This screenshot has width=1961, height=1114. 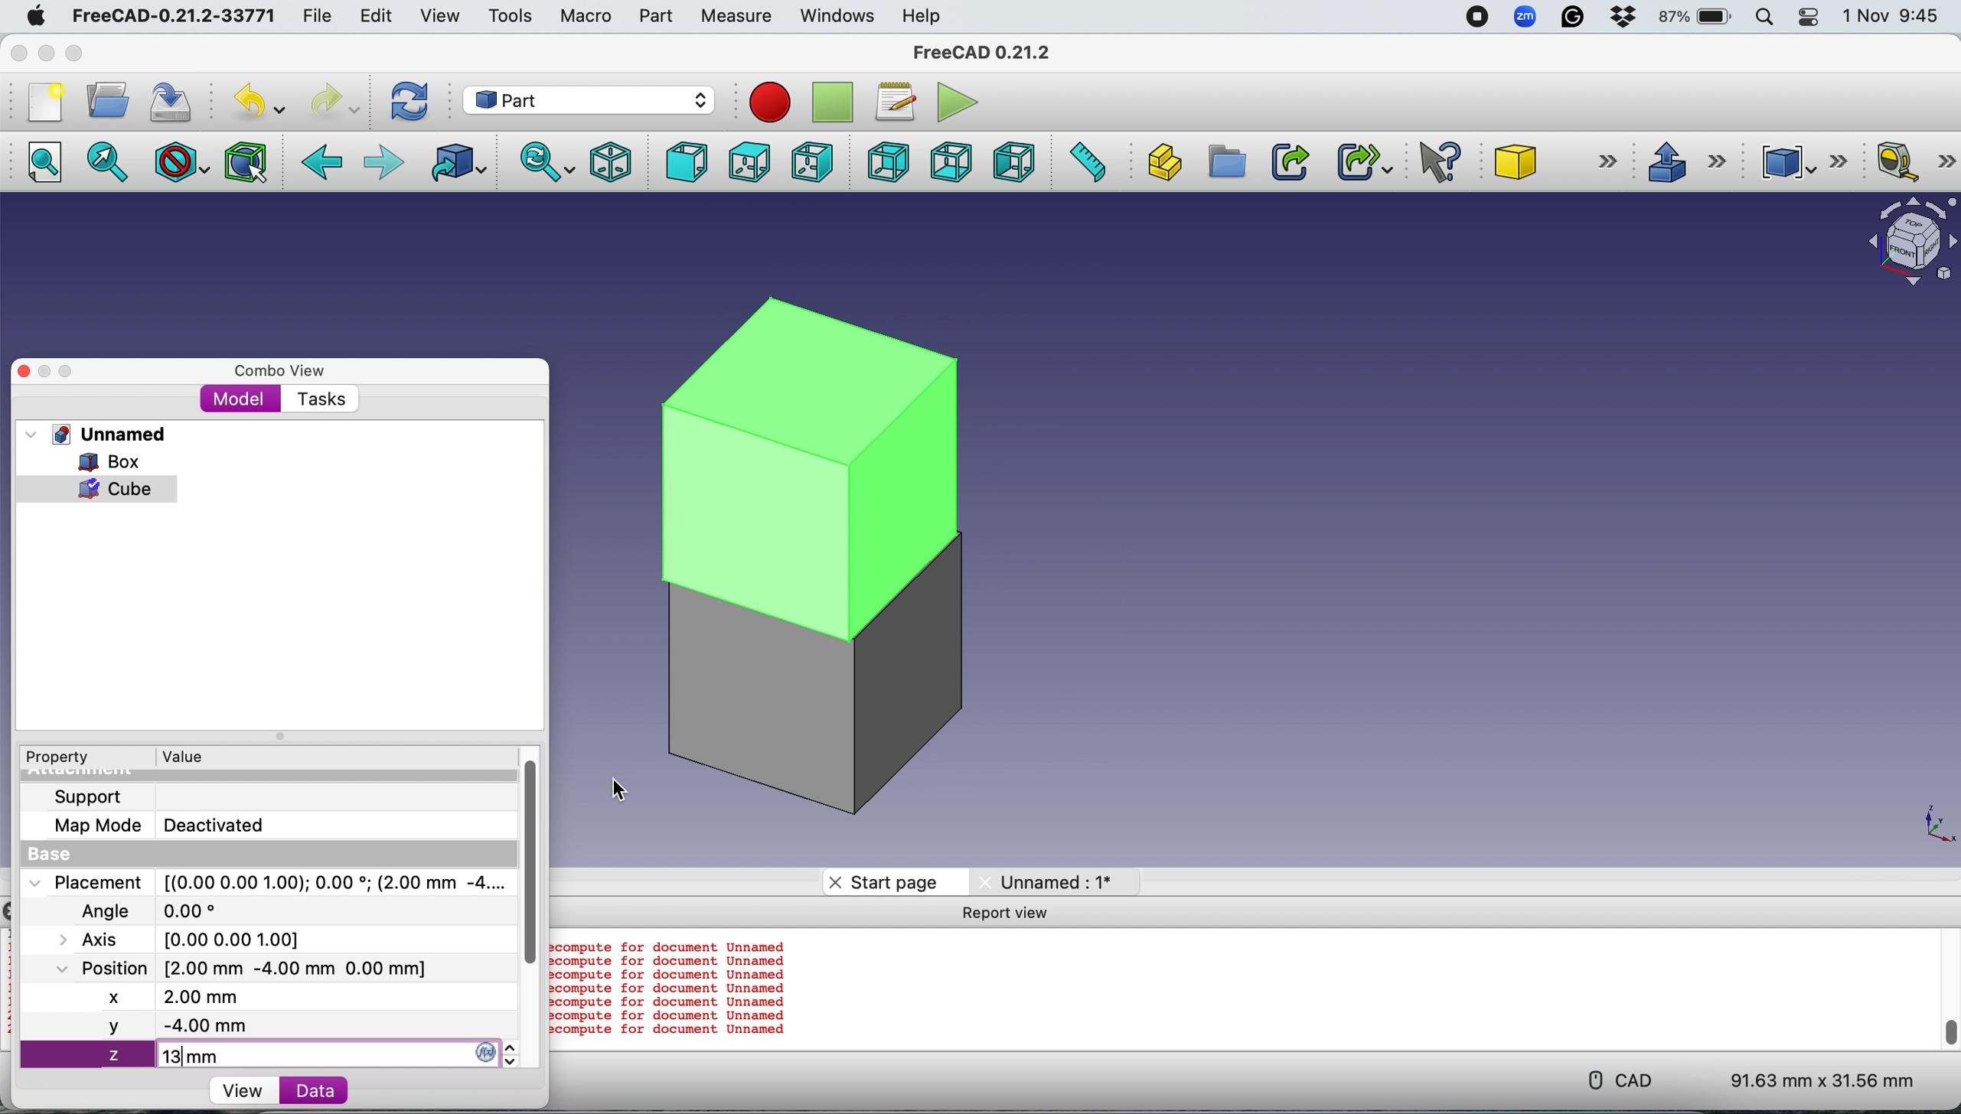 What do you see at coordinates (827, 549) in the screenshot?
I see `cube over box` at bounding box center [827, 549].